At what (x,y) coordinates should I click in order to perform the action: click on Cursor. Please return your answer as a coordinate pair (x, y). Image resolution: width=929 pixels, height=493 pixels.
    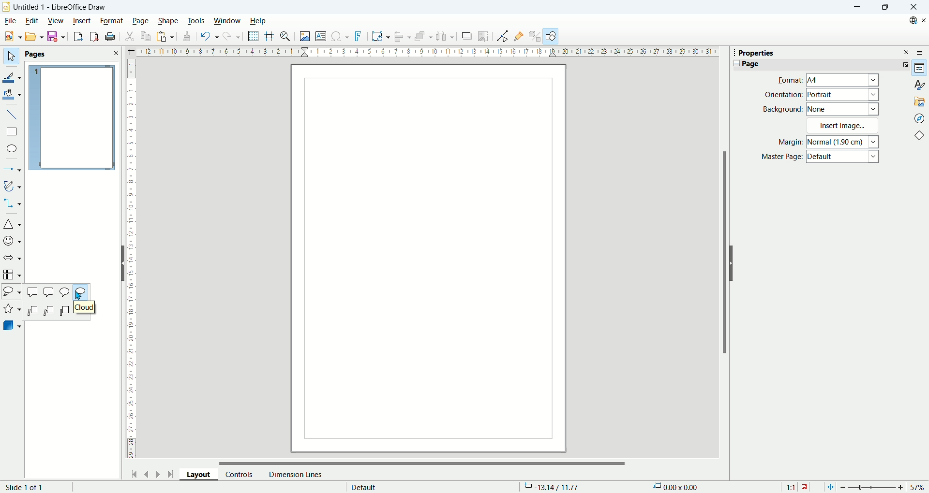
    Looking at the image, I should click on (81, 297).